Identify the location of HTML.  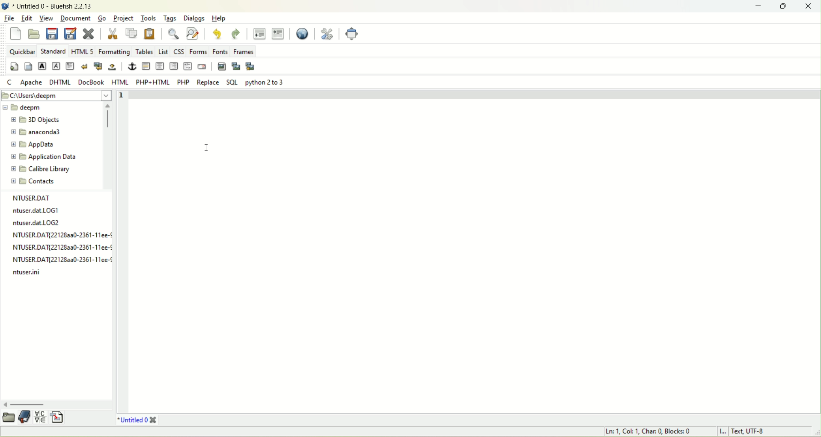
(120, 83).